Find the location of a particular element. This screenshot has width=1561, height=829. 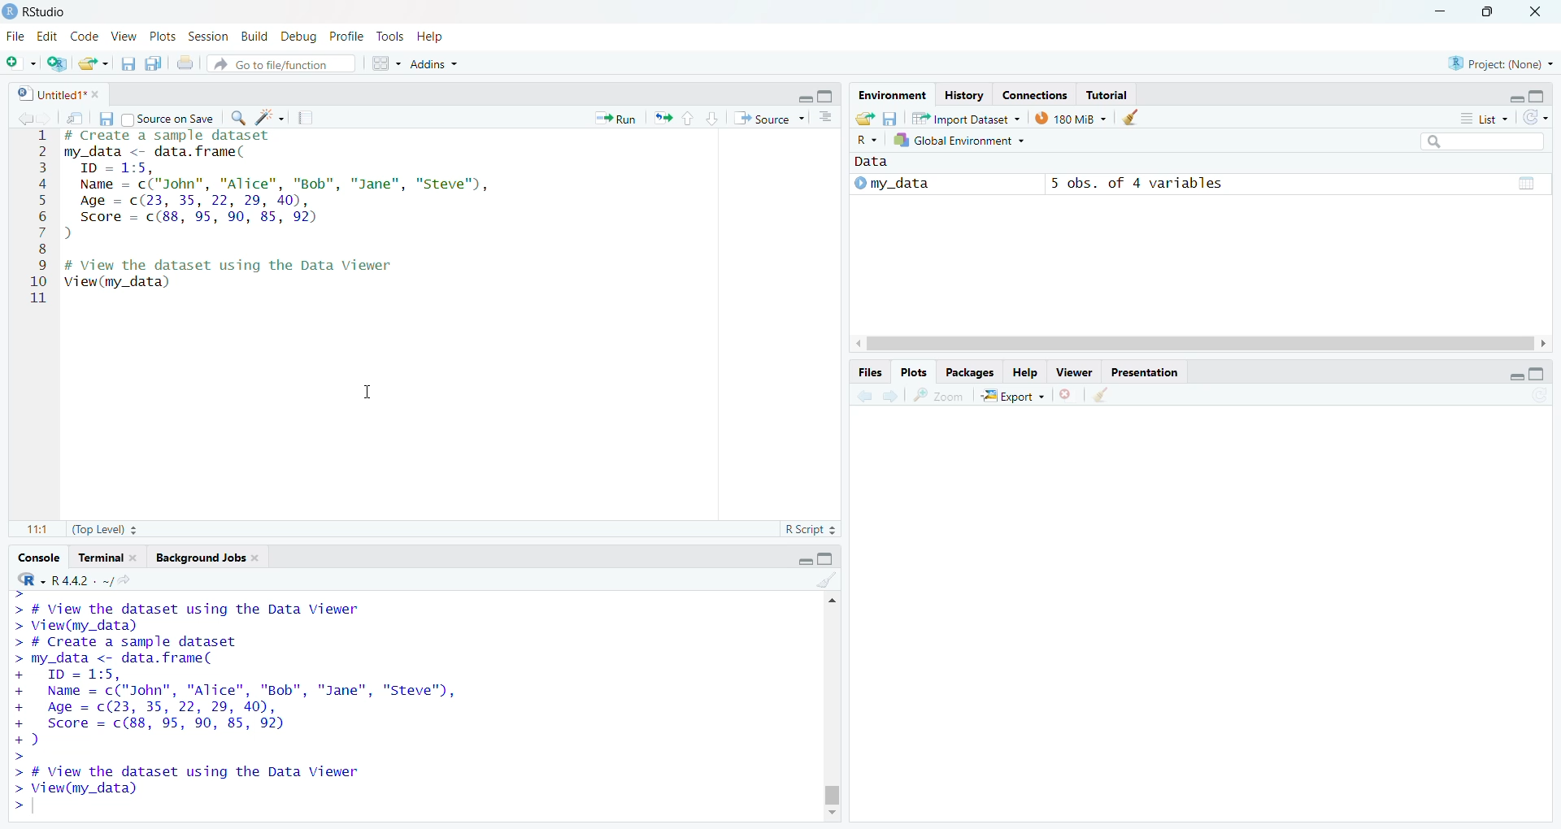

Save current document is located at coordinates (128, 67).